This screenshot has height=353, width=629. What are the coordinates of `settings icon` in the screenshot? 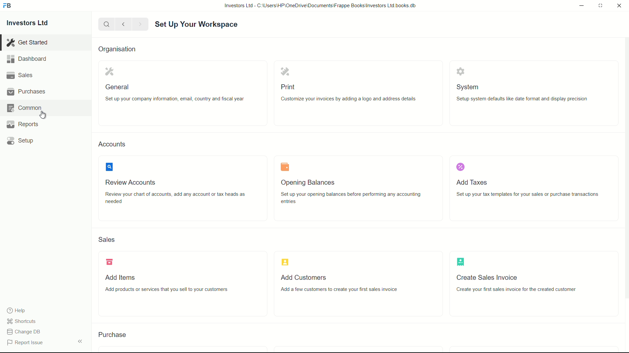 It's located at (108, 72).